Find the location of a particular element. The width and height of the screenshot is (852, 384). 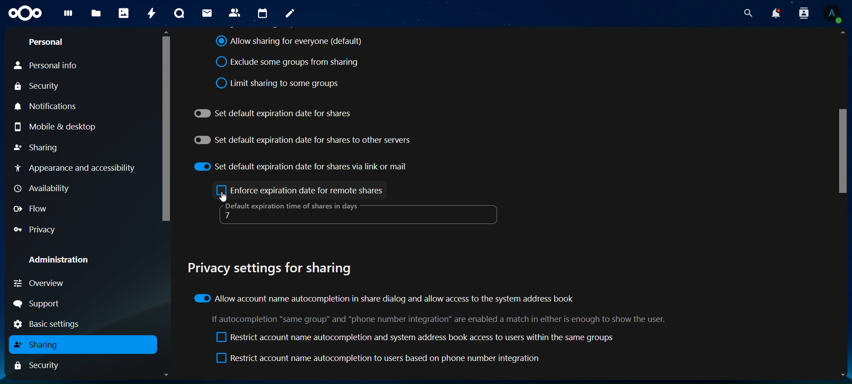

support is located at coordinates (39, 304).